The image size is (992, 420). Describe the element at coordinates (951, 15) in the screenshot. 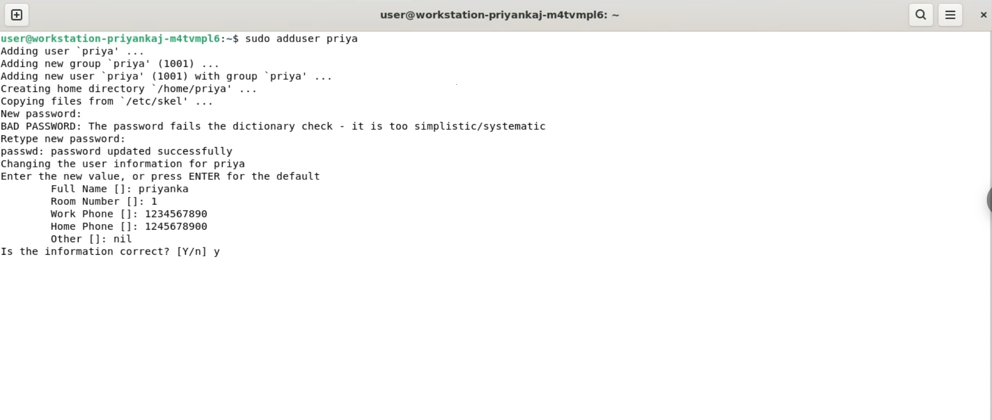

I see `menu` at that location.